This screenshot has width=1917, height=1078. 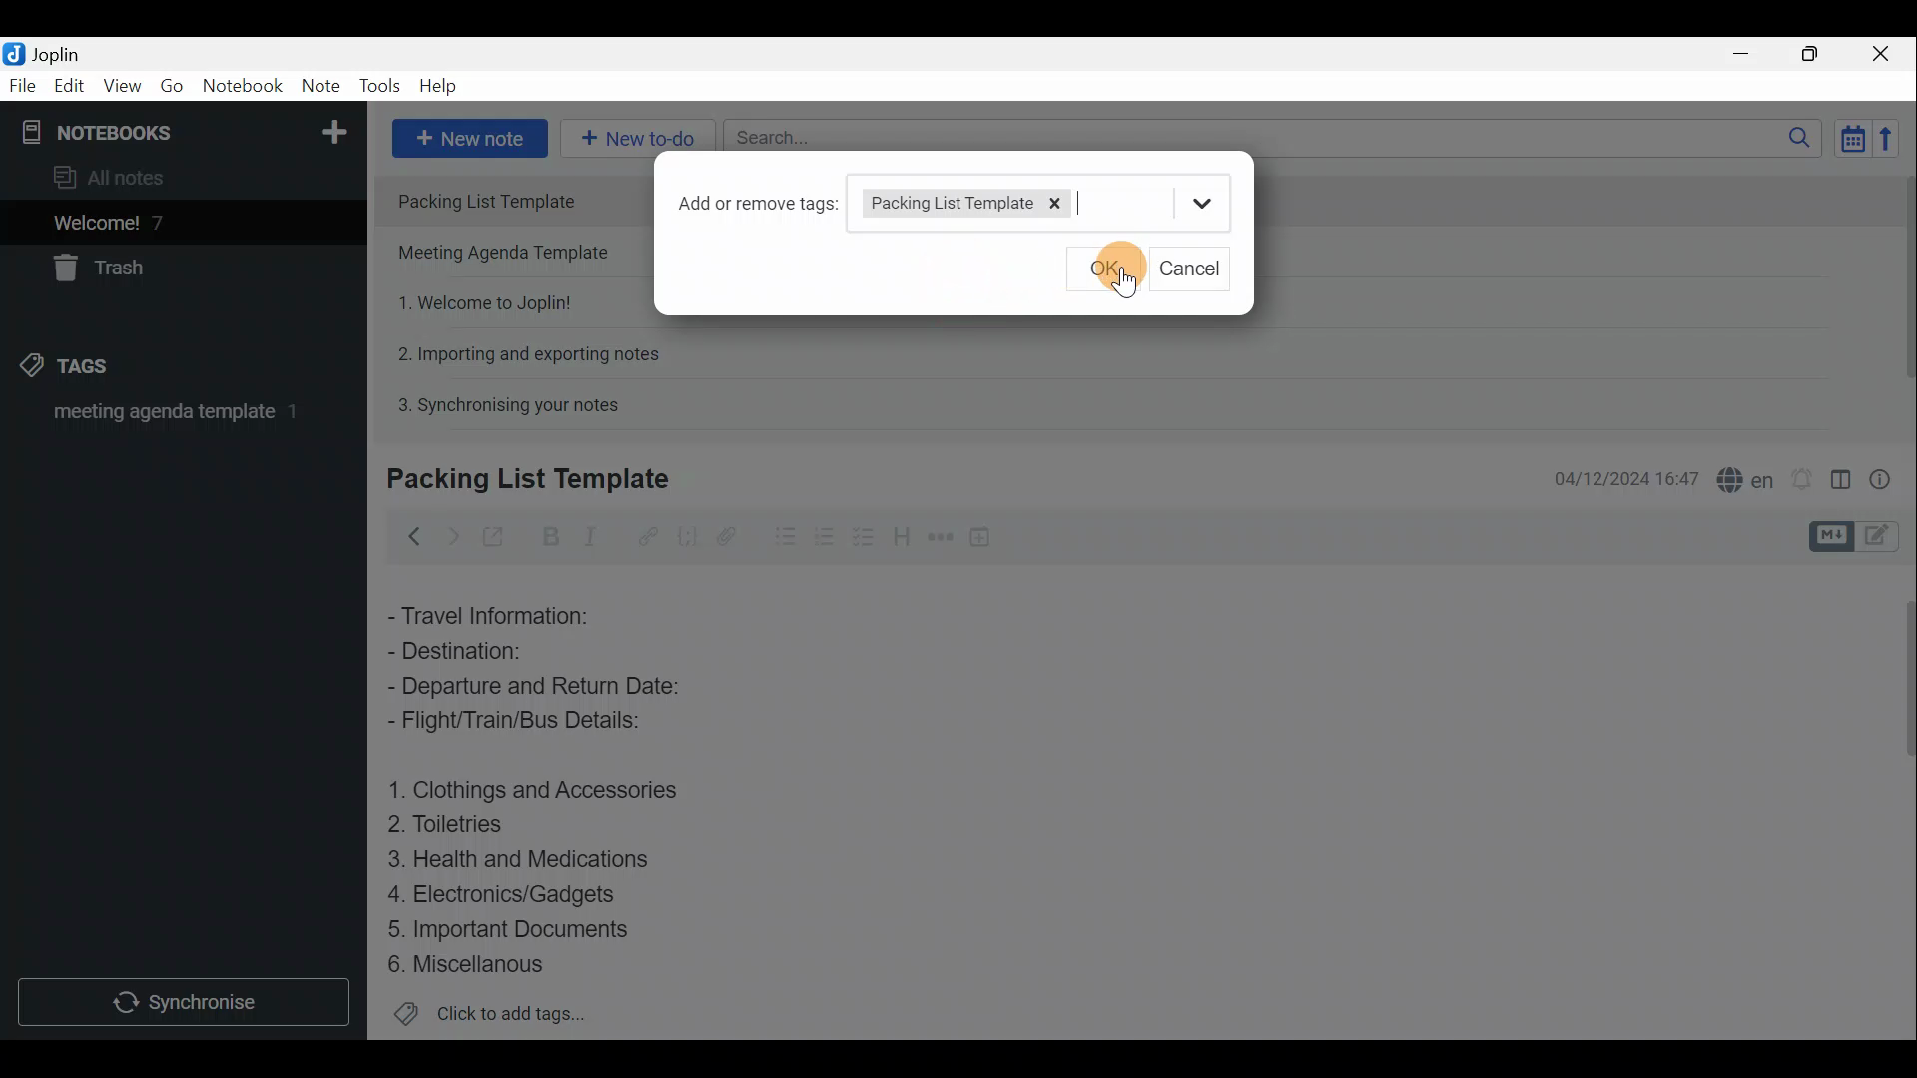 What do you see at coordinates (1197, 269) in the screenshot?
I see `cancel` at bounding box center [1197, 269].